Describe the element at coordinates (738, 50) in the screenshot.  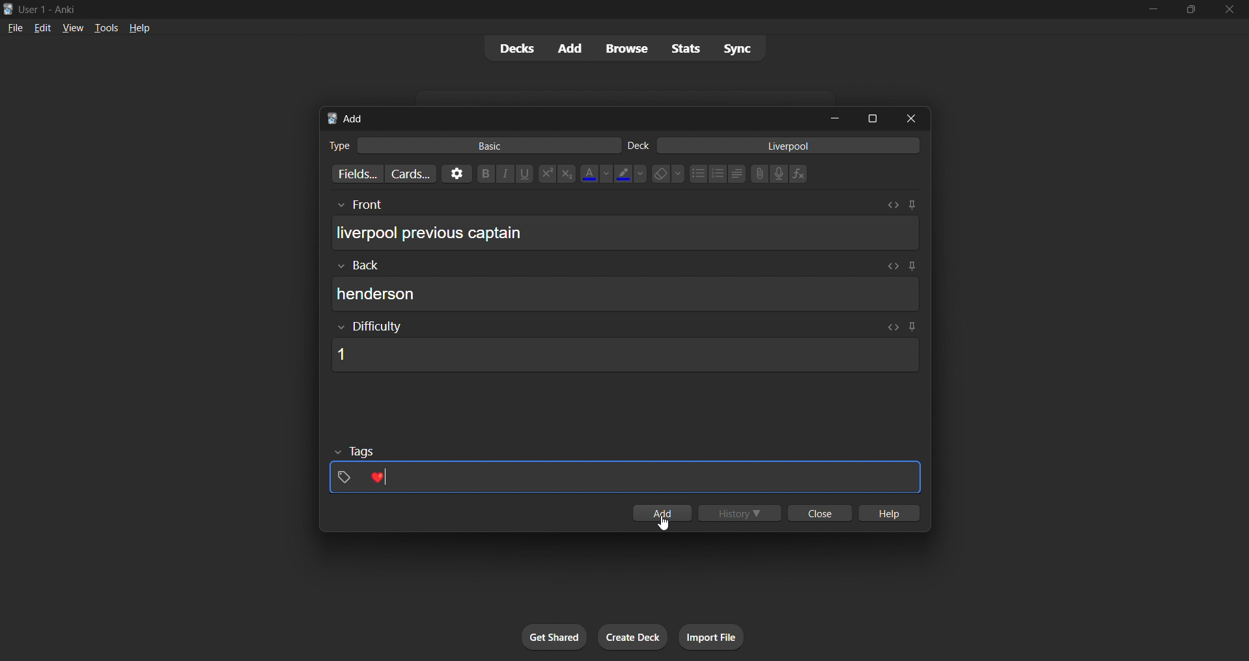
I see `sync` at that location.